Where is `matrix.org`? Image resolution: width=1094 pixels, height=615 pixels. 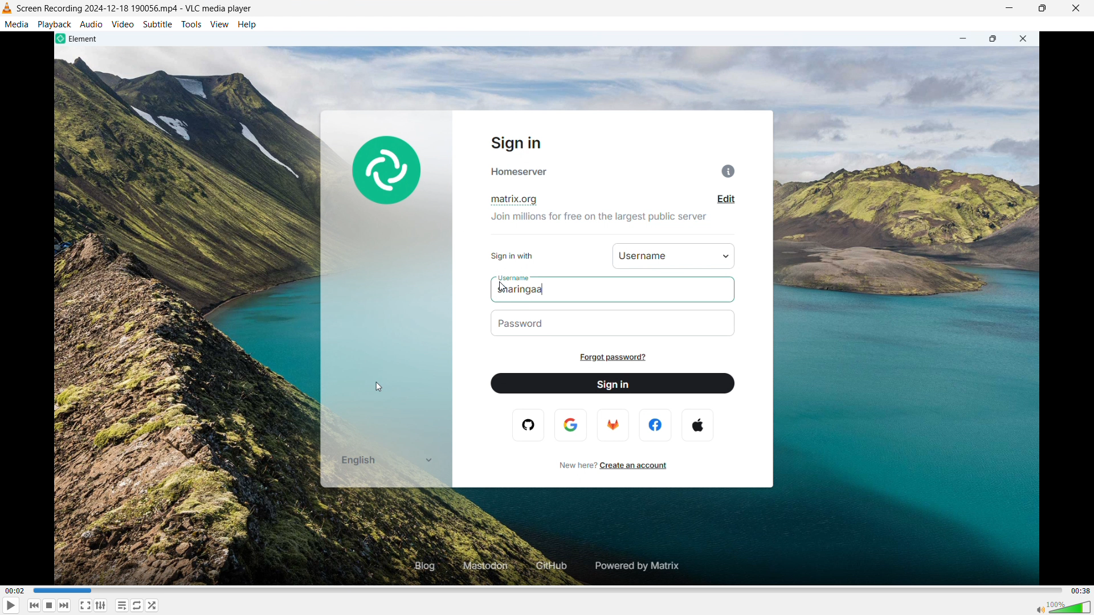
matrix.org is located at coordinates (517, 200).